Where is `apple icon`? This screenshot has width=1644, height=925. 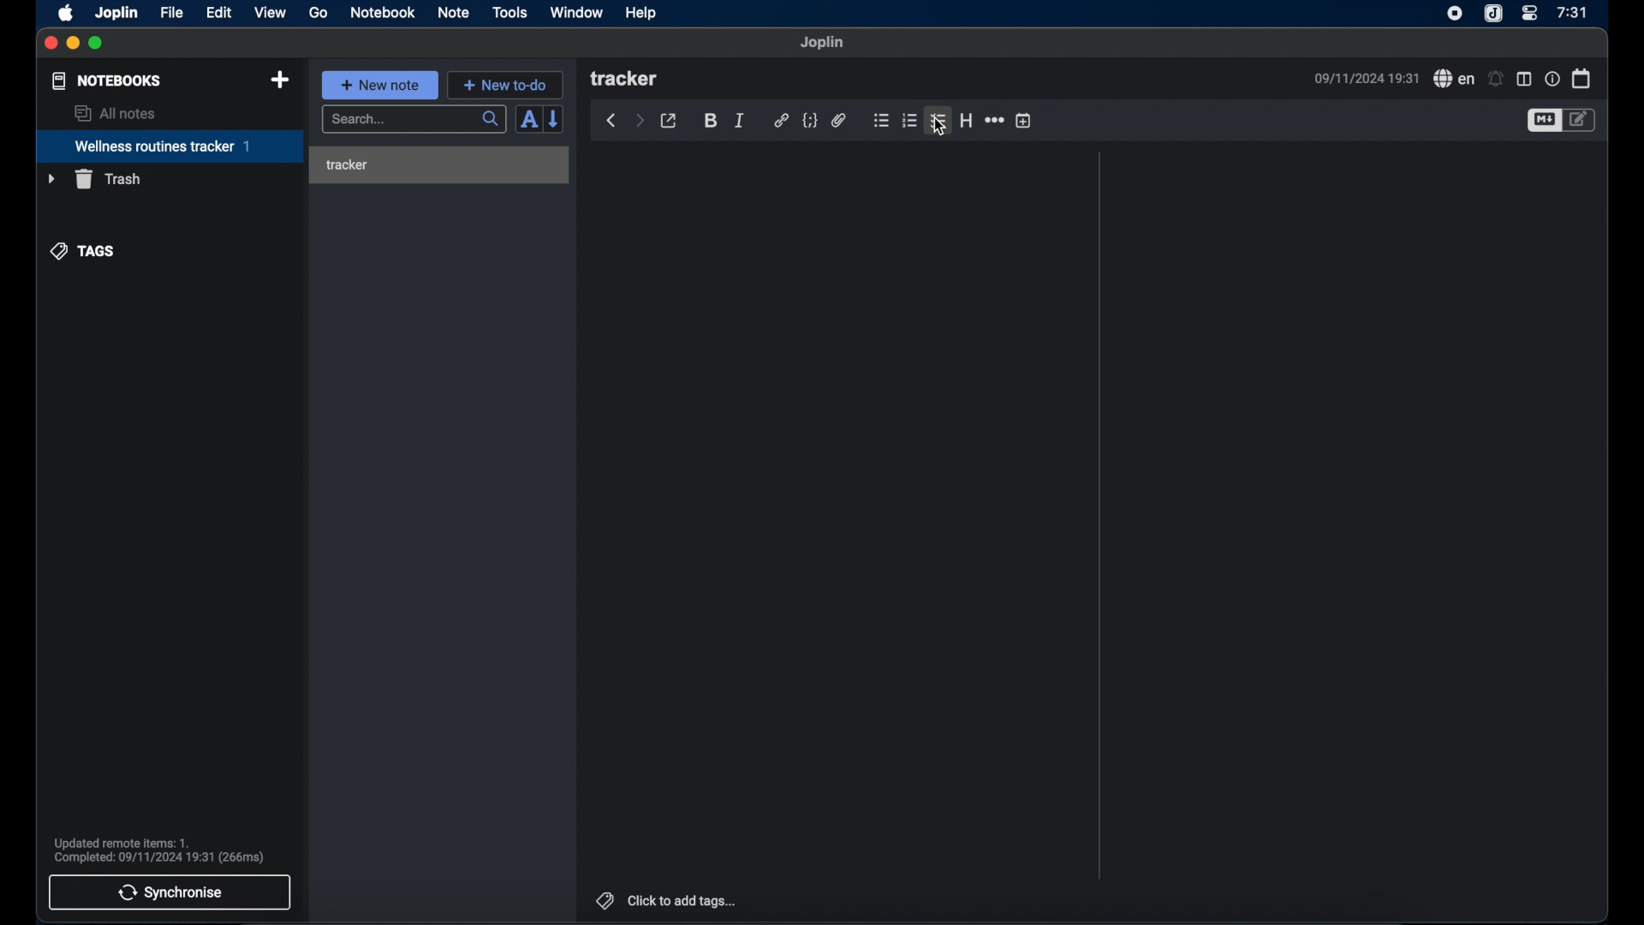 apple icon is located at coordinates (67, 14).